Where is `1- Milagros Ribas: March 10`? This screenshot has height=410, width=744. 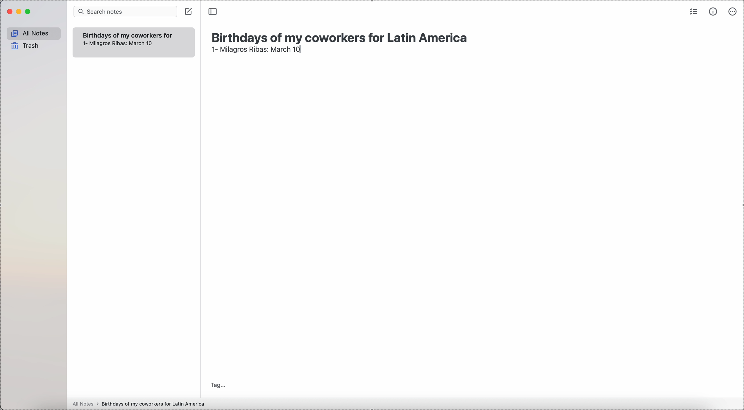 1- Milagros Ribas: March 10 is located at coordinates (116, 43).